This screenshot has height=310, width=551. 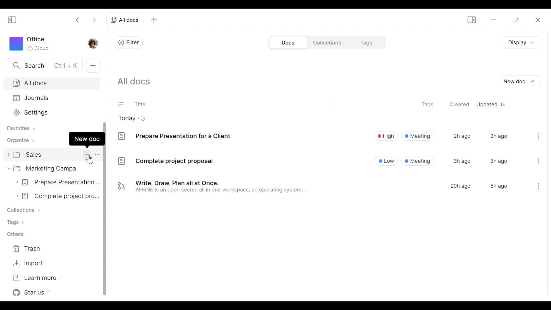 What do you see at coordinates (460, 105) in the screenshot?
I see `Created` at bounding box center [460, 105].